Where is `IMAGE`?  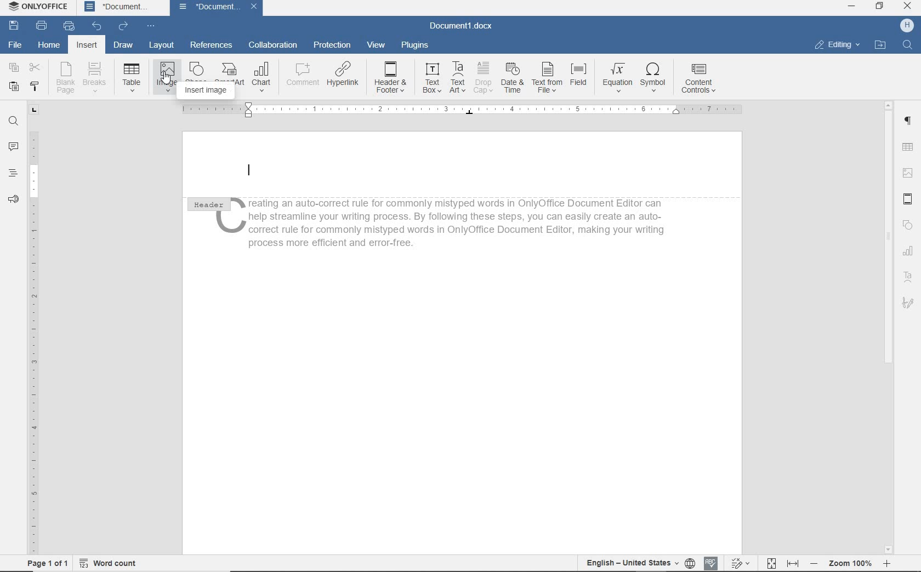 IMAGE is located at coordinates (167, 79).